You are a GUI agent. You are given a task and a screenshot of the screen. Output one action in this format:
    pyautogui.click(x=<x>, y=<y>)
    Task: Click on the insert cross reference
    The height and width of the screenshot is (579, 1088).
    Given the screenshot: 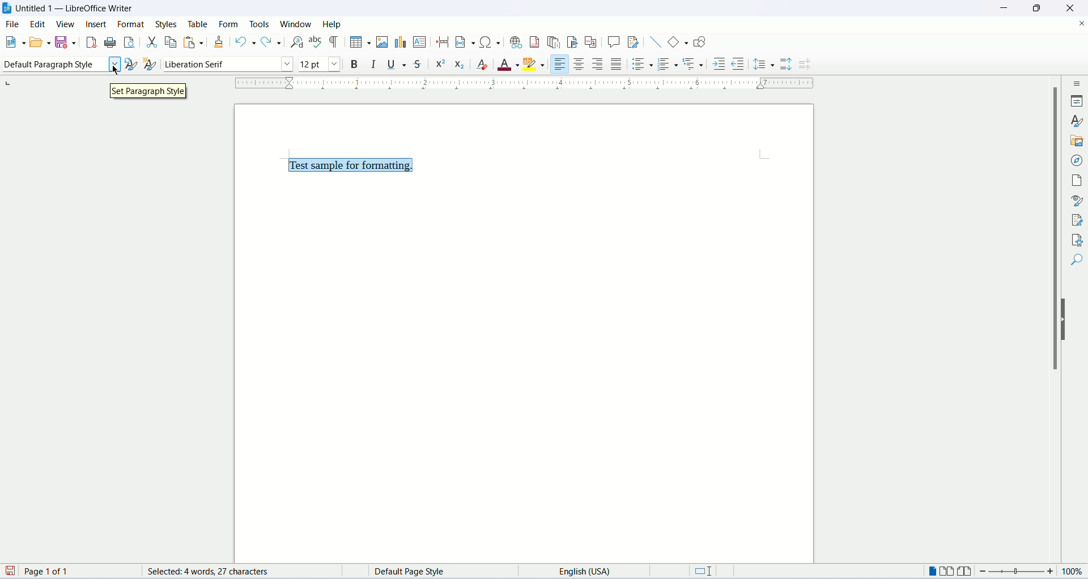 What is the action you would take?
    pyautogui.click(x=591, y=42)
    